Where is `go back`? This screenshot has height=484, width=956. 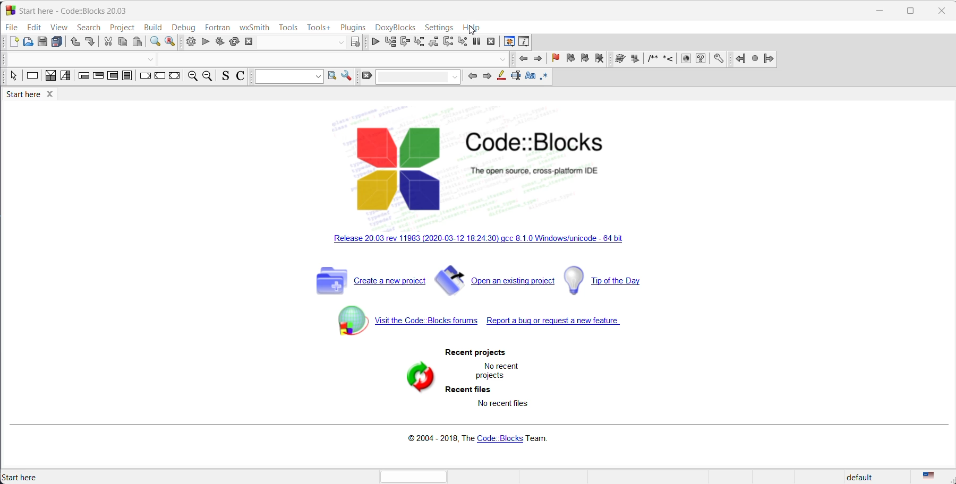
go back is located at coordinates (738, 60).